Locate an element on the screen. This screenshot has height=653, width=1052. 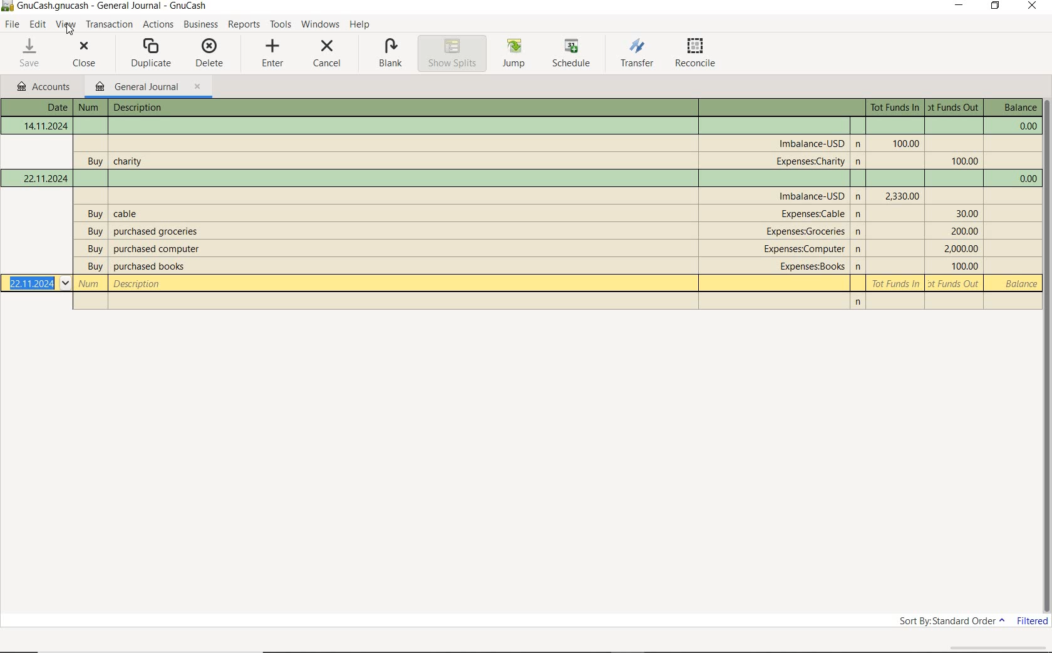
Number is located at coordinates (88, 108).